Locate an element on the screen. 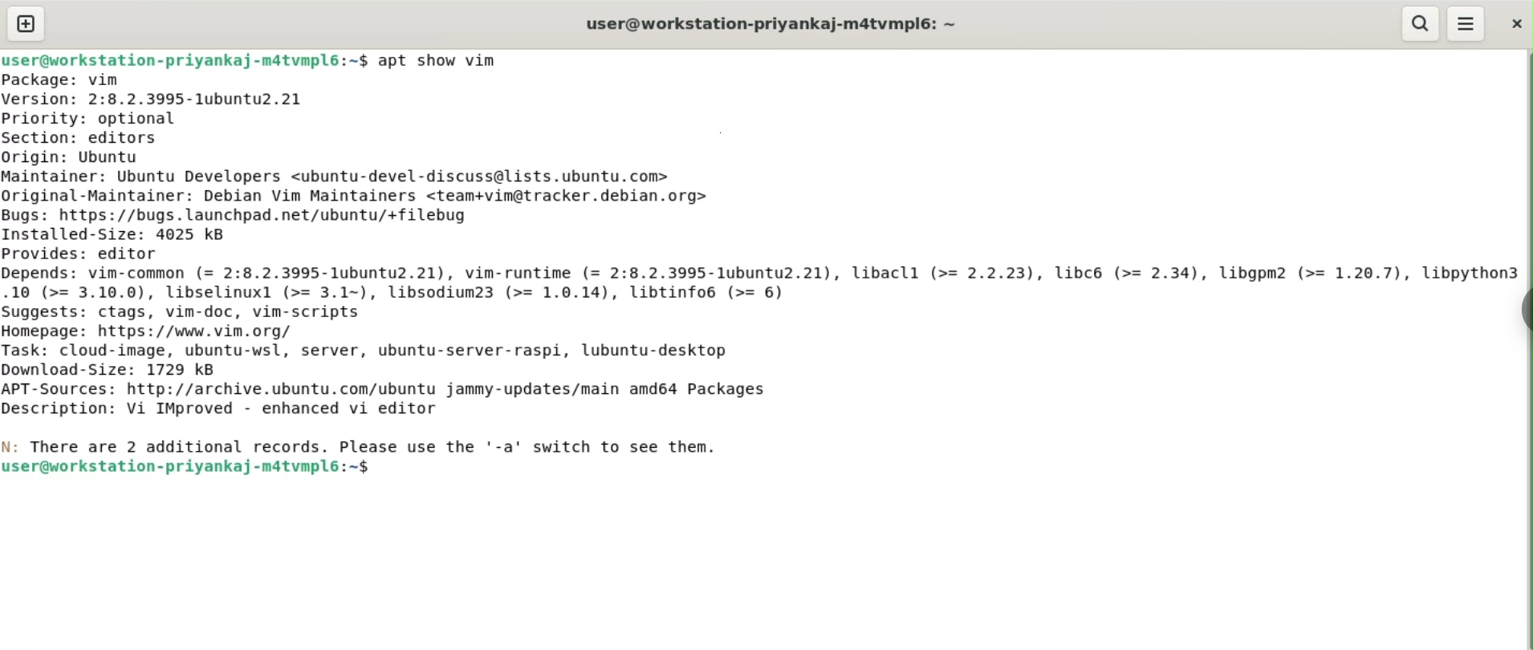 This screenshot has width=1533, height=650. user@workstation-priyankaj-m4tvmpl6:- is located at coordinates (769, 23).